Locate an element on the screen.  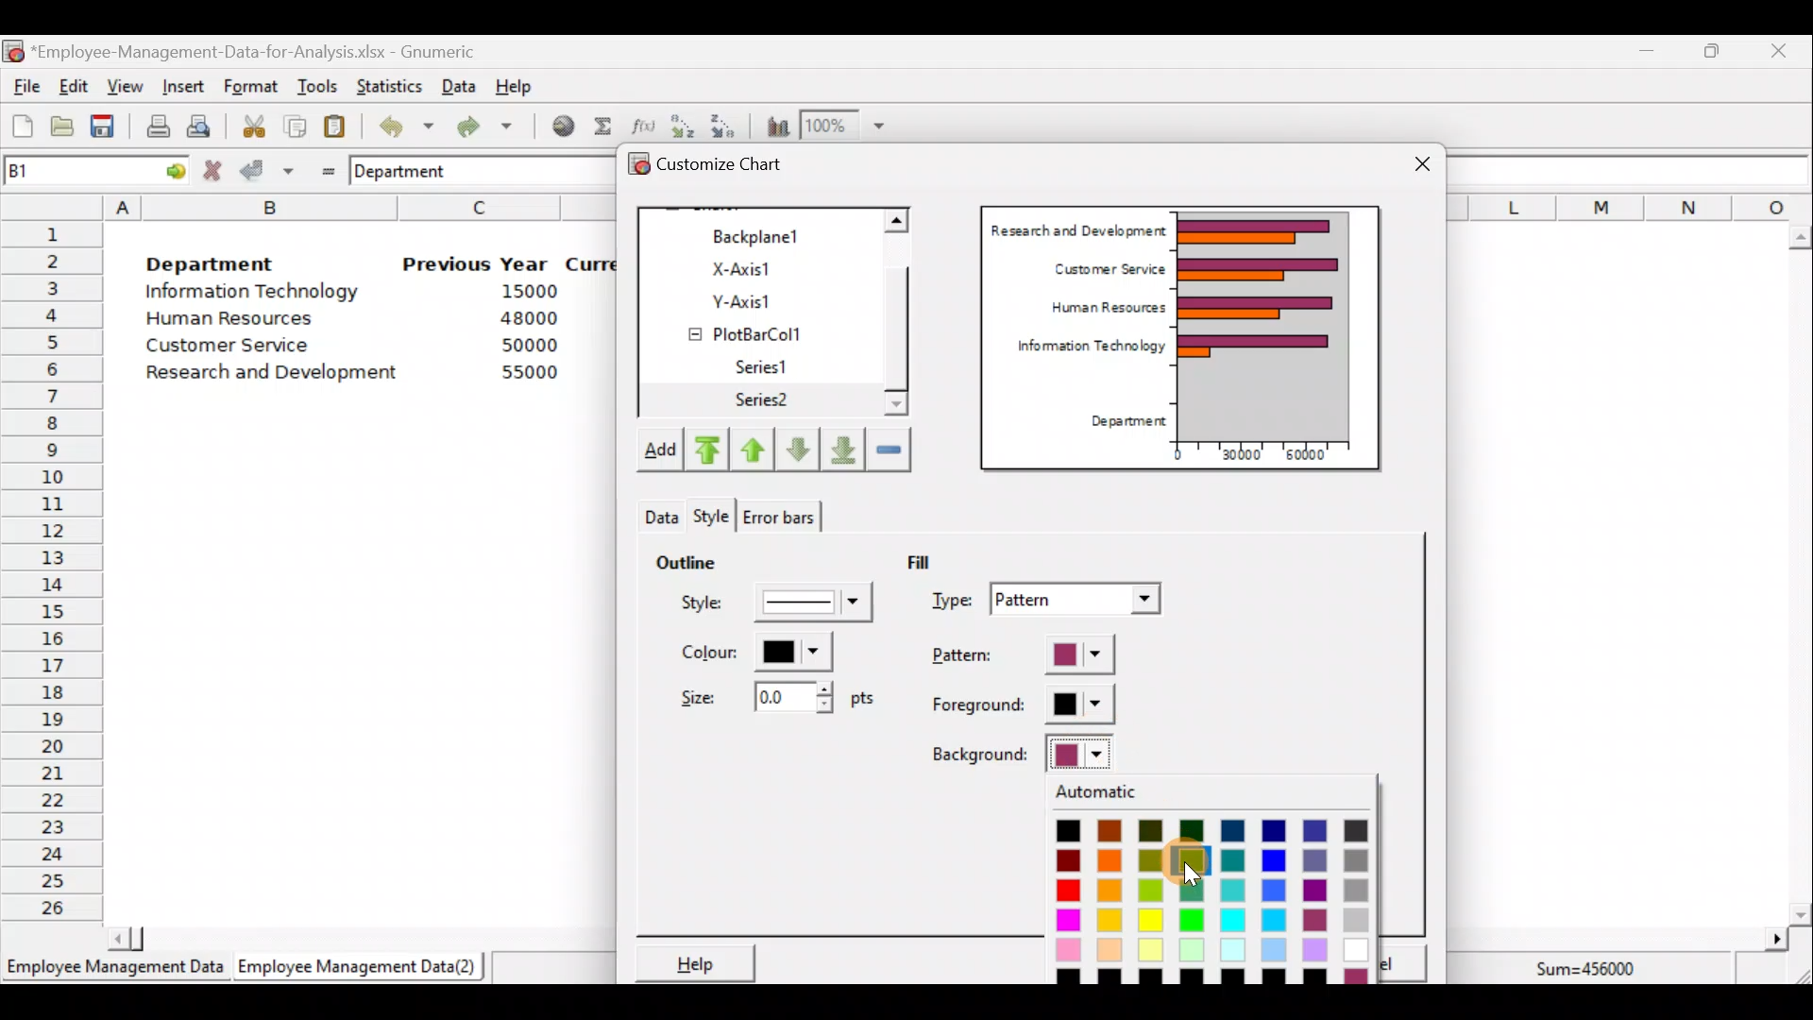
Save the current workbook is located at coordinates (109, 129).